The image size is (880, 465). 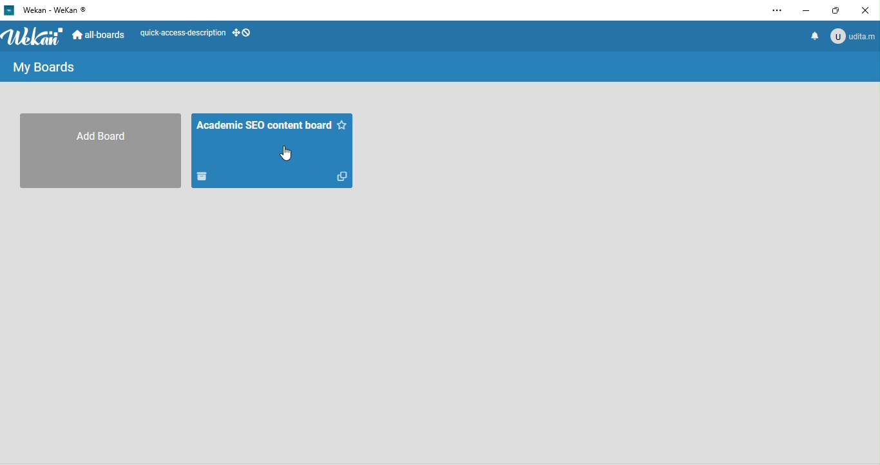 What do you see at coordinates (282, 155) in the screenshot?
I see `cursor` at bounding box center [282, 155].